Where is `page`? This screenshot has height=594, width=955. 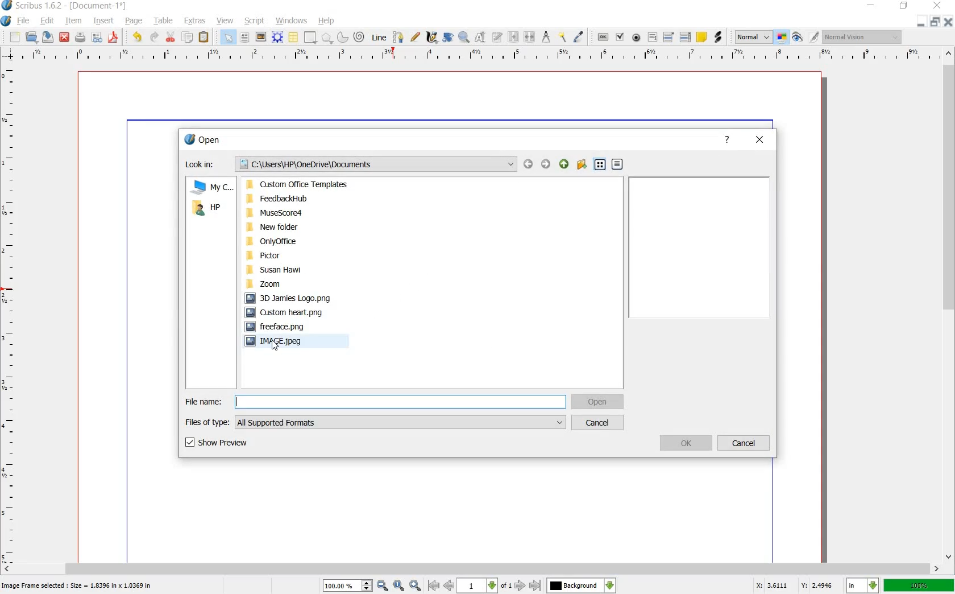 page is located at coordinates (133, 22).